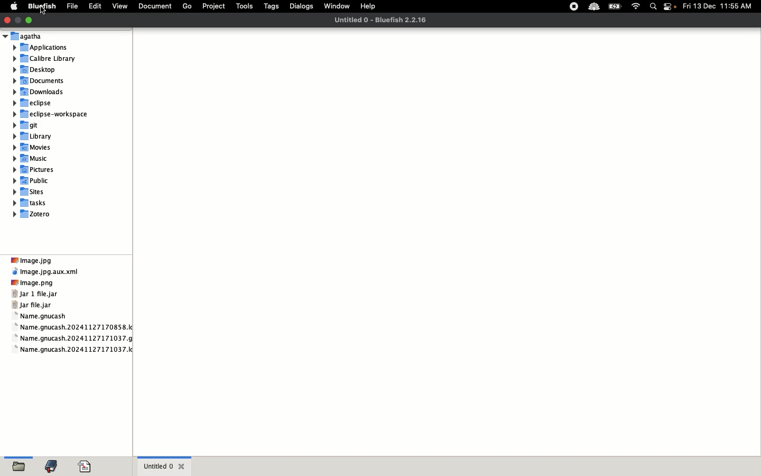 The image size is (761, 476). I want to click on minimize, so click(18, 21).